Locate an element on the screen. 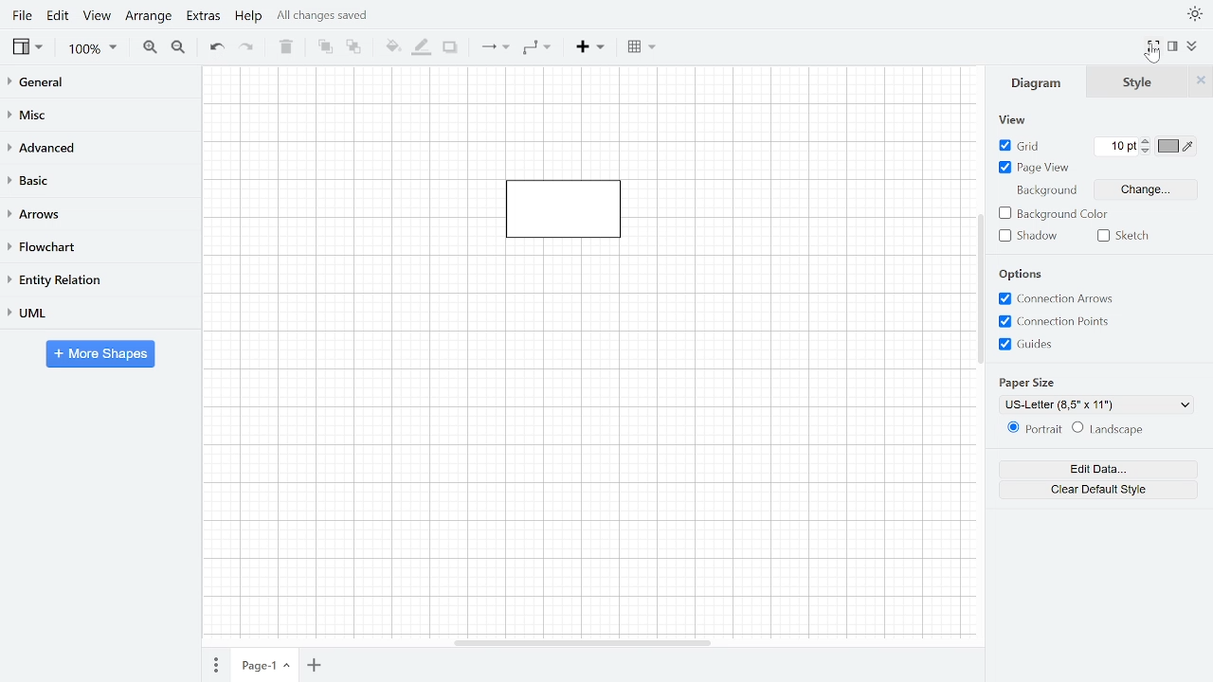  Misc is located at coordinates (100, 117).